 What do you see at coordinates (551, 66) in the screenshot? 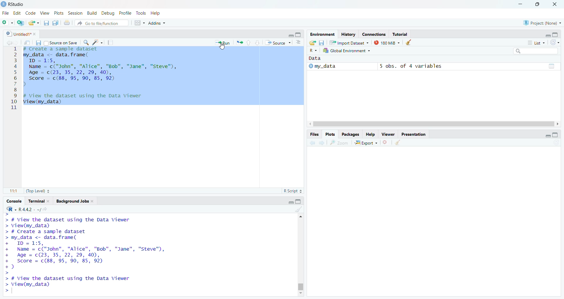
I see `Pages` at bounding box center [551, 66].